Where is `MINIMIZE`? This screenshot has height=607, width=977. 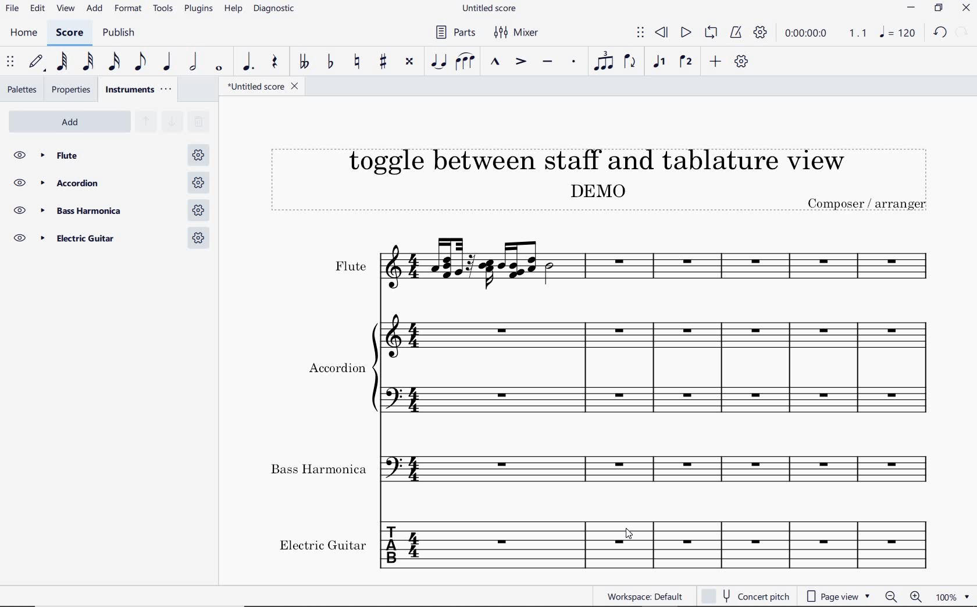
MINIMIZE is located at coordinates (912, 9).